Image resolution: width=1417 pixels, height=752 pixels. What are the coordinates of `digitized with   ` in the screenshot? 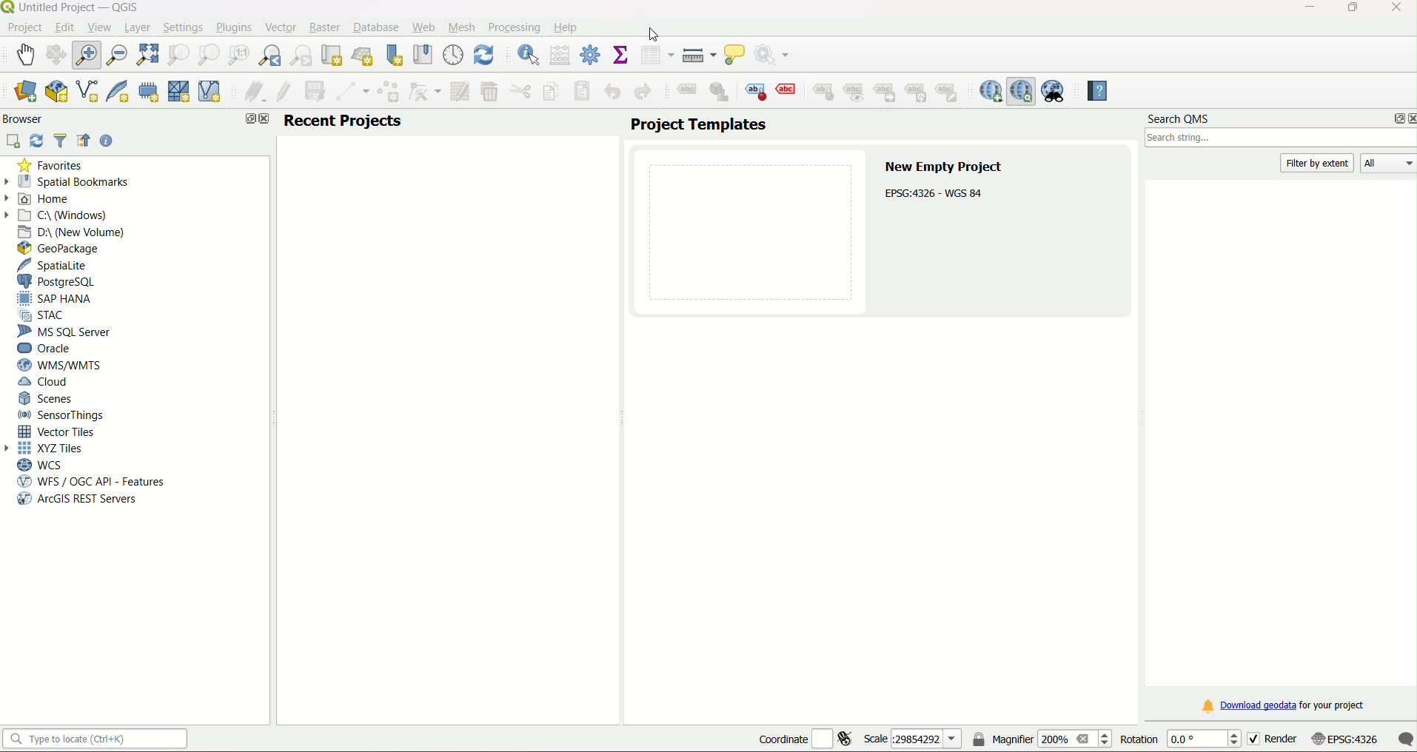 It's located at (353, 93).